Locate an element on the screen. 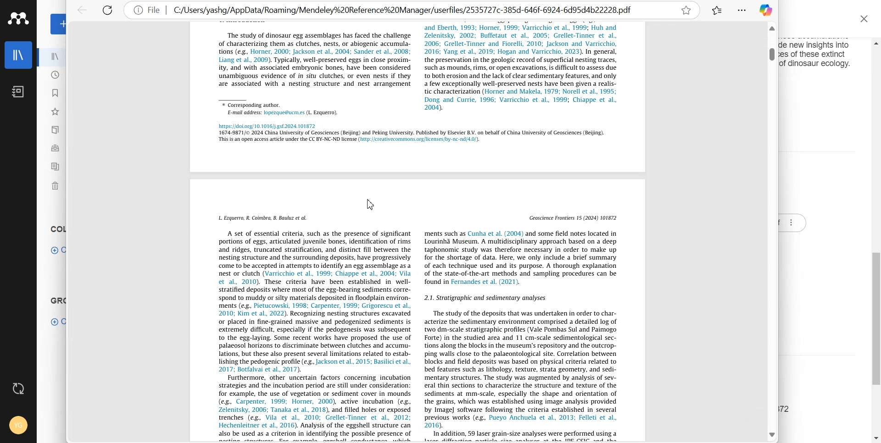  Favorites is located at coordinates (54, 112).